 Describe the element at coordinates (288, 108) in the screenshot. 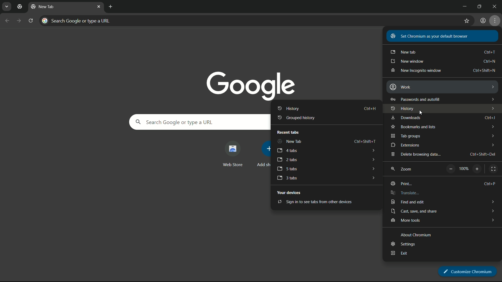

I see `history` at that location.